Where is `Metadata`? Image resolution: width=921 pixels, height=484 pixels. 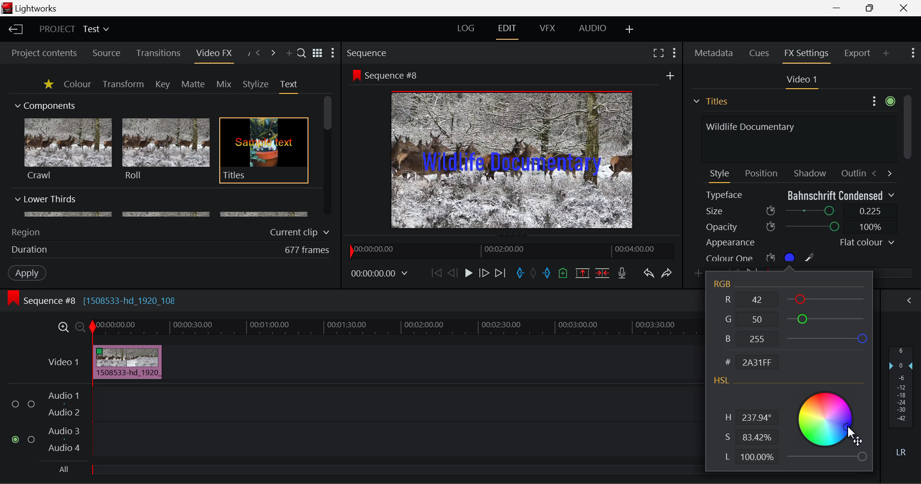 Metadata is located at coordinates (714, 54).